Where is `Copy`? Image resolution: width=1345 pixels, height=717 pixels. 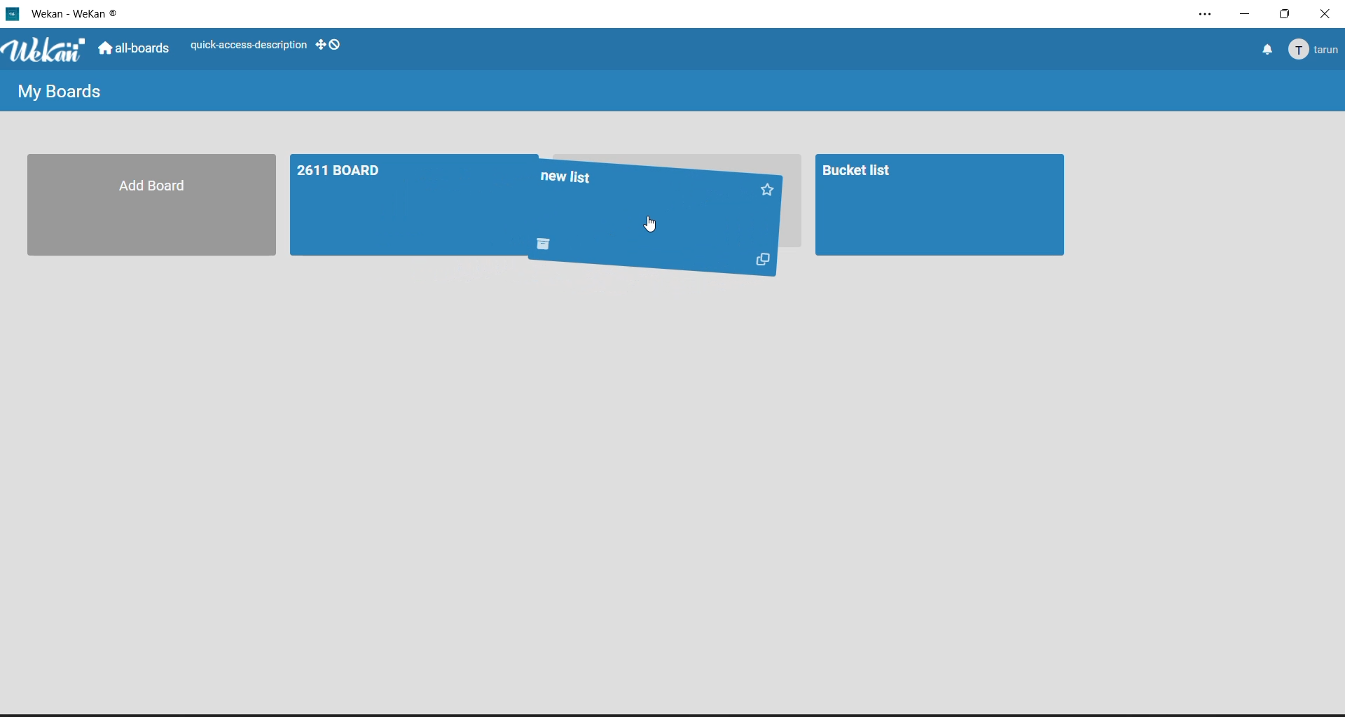
Copy is located at coordinates (760, 261).